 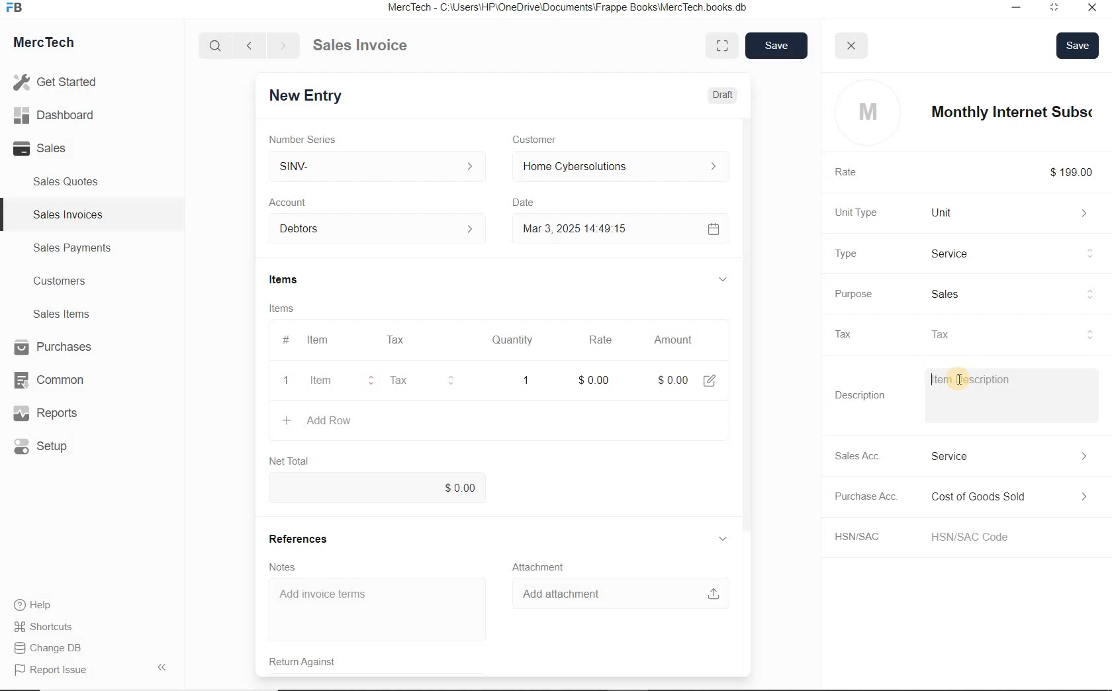 I want to click on HSN/SAC, so click(x=858, y=537).